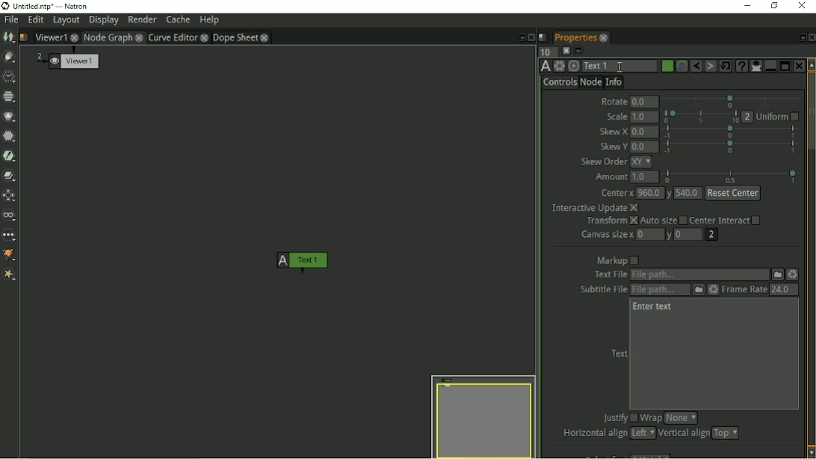 The image size is (816, 459). I want to click on Time, so click(9, 77).